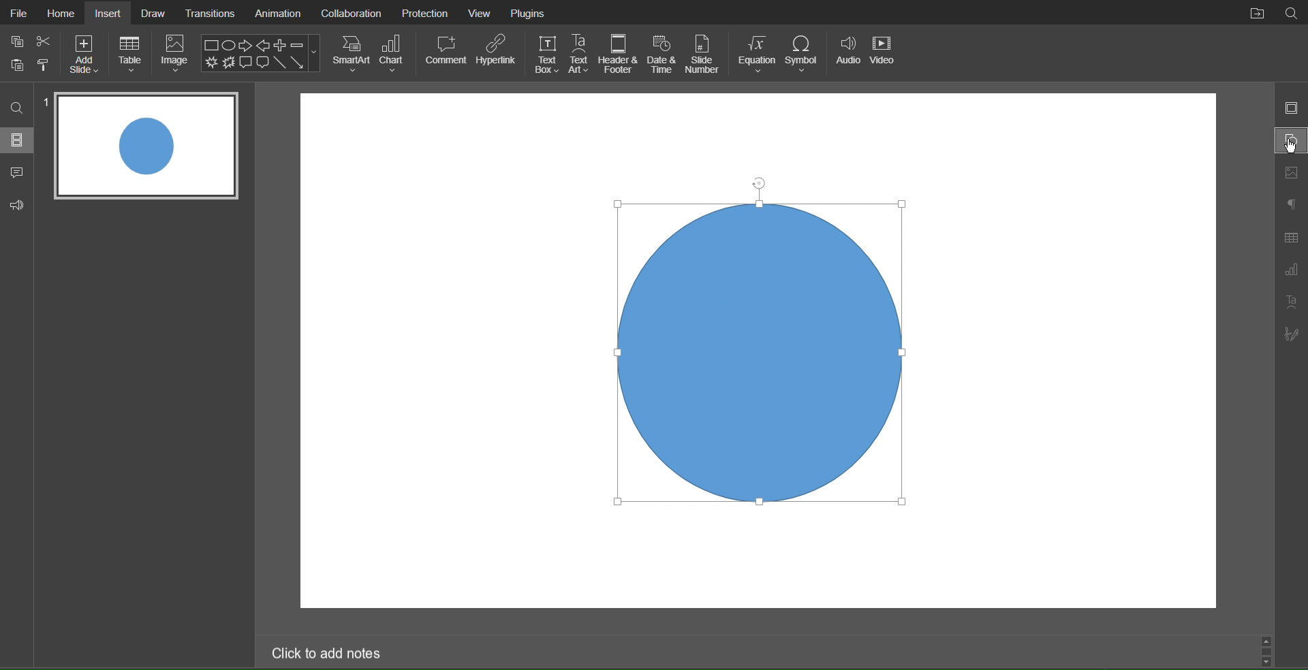  I want to click on scroll , so click(1268, 661).